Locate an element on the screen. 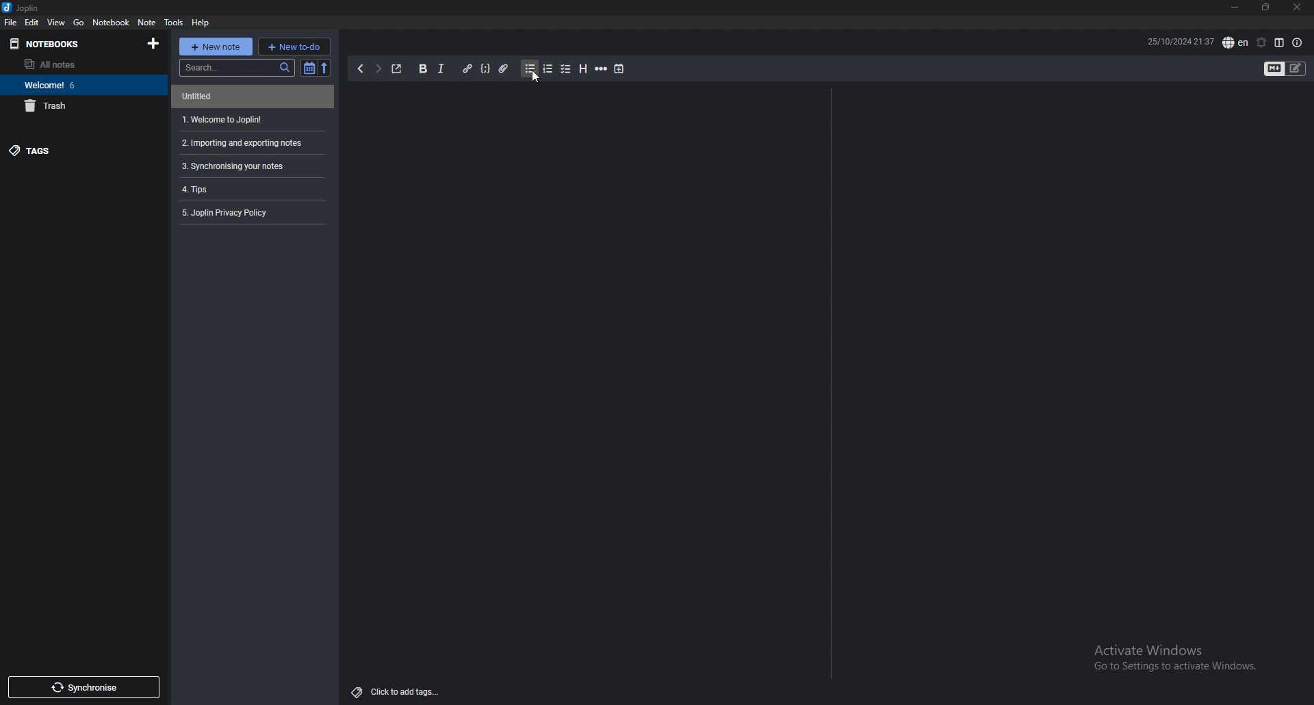 The image size is (1314, 705). Notebook is located at coordinates (106, 21).